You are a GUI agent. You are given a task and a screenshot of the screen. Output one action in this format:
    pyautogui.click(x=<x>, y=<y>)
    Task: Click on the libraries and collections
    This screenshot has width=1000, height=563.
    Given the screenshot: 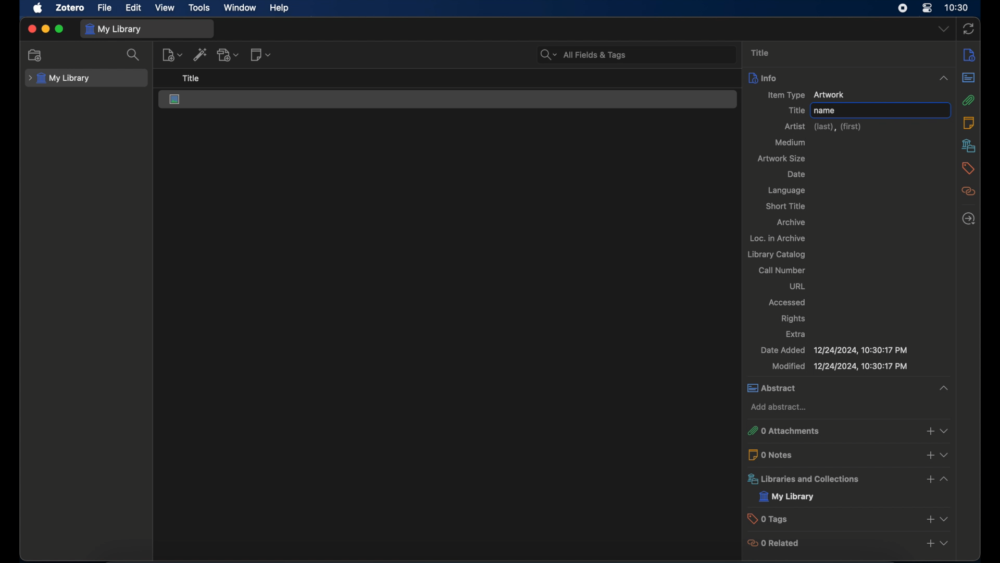 What is the action you would take?
    pyautogui.click(x=807, y=479)
    